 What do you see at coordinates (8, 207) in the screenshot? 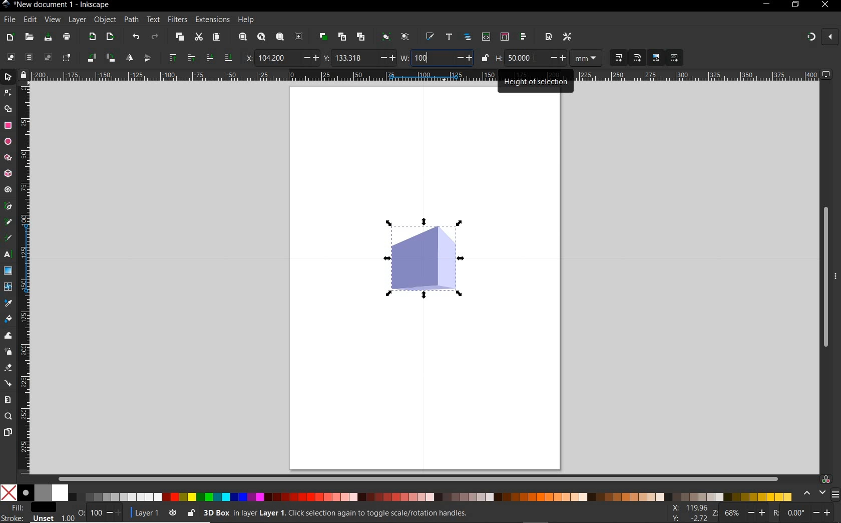
I see `pen tool` at bounding box center [8, 207].